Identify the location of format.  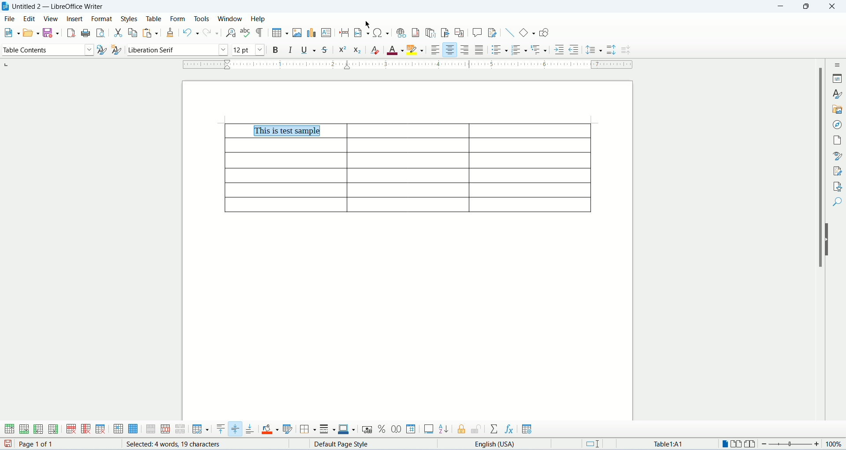
(103, 18).